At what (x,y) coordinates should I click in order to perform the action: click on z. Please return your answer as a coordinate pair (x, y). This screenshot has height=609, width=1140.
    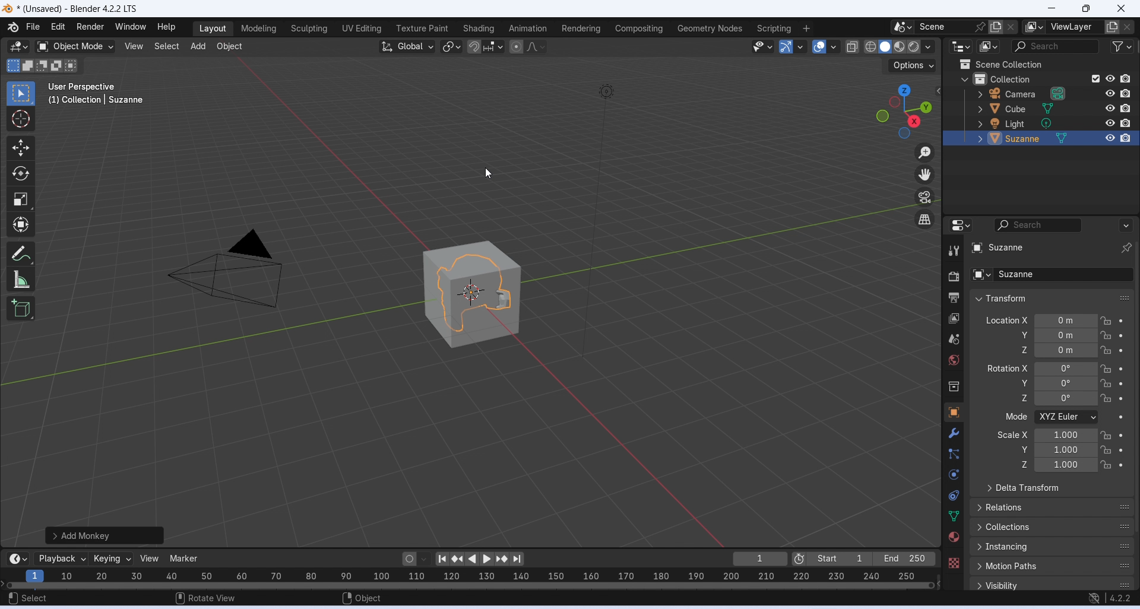
    Looking at the image, I should click on (1020, 465).